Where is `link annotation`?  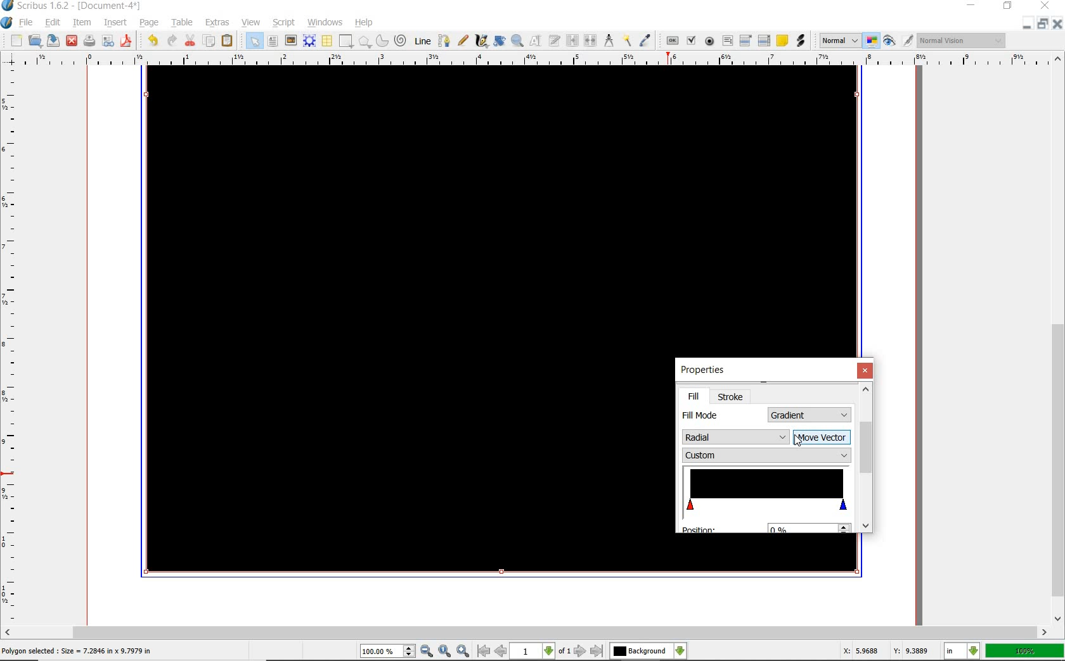 link annotation is located at coordinates (799, 42).